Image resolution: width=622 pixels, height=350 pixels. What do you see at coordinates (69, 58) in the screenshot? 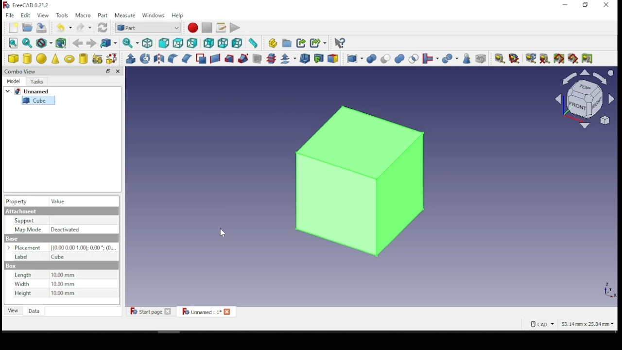
I see `torus` at bounding box center [69, 58].